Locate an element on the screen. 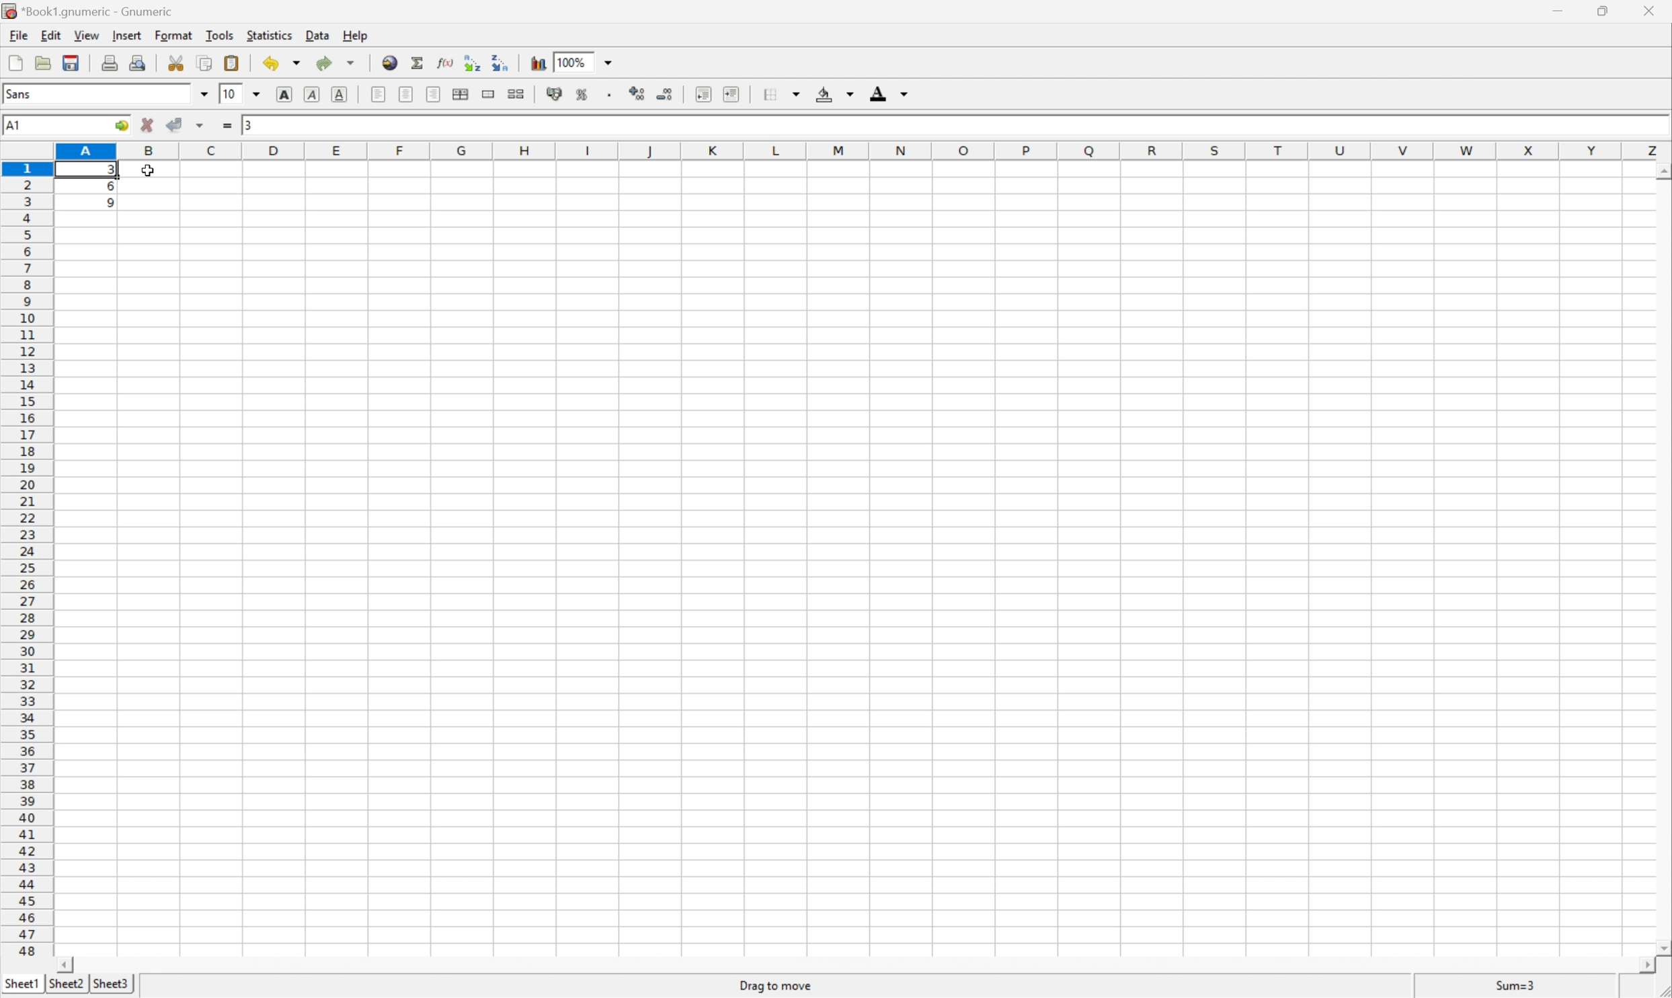  Insert a chart is located at coordinates (539, 63).